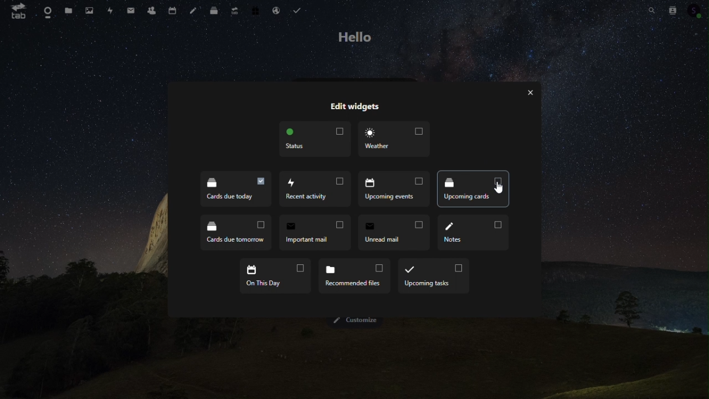  What do you see at coordinates (130, 10) in the screenshot?
I see `mail` at bounding box center [130, 10].